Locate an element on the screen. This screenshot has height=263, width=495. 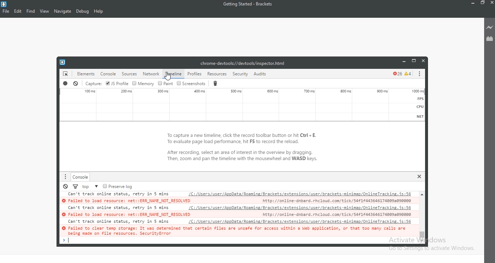
Help is located at coordinates (98, 12).